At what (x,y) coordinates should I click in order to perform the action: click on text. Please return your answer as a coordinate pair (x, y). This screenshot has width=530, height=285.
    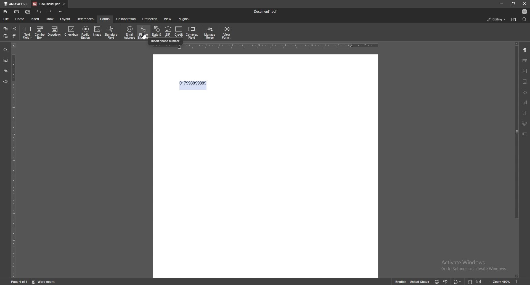
    Looking at the image, I should click on (193, 86).